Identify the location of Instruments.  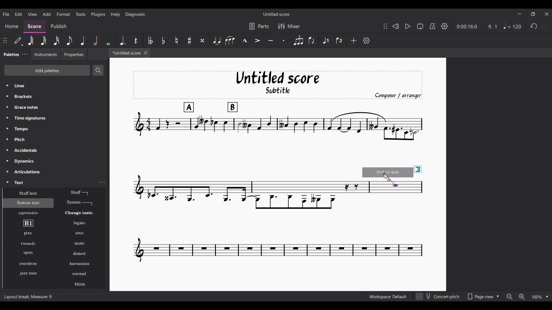
(45, 54).